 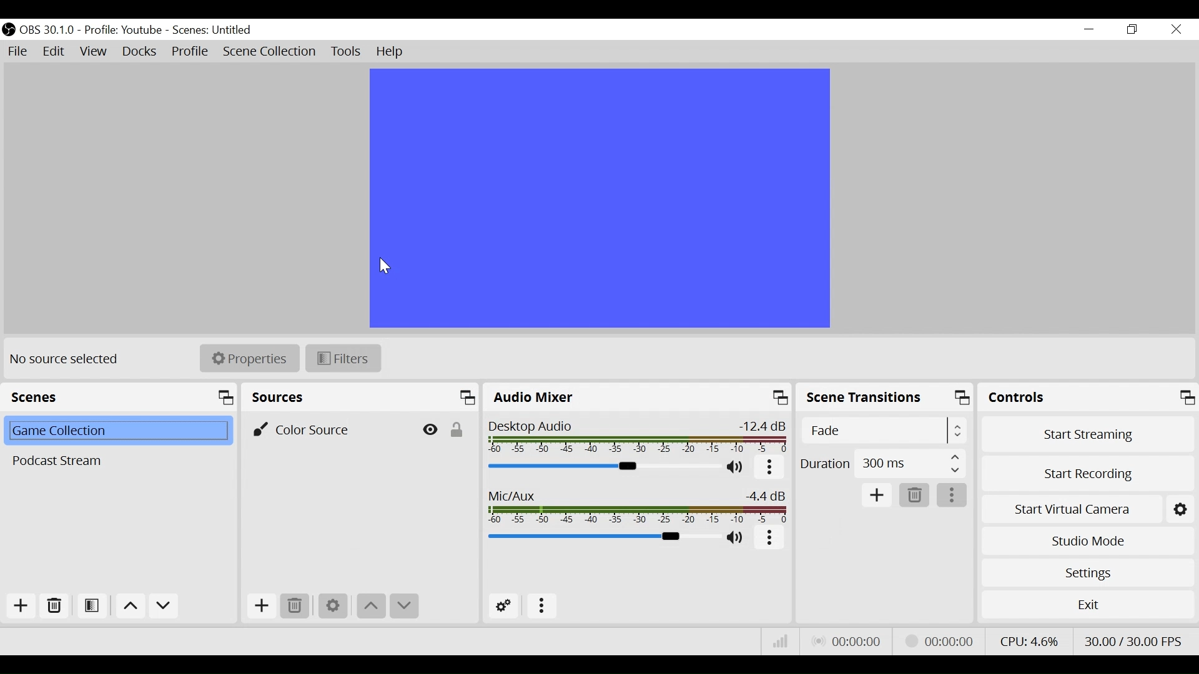 I want to click on move up, so click(x=372, y=607).